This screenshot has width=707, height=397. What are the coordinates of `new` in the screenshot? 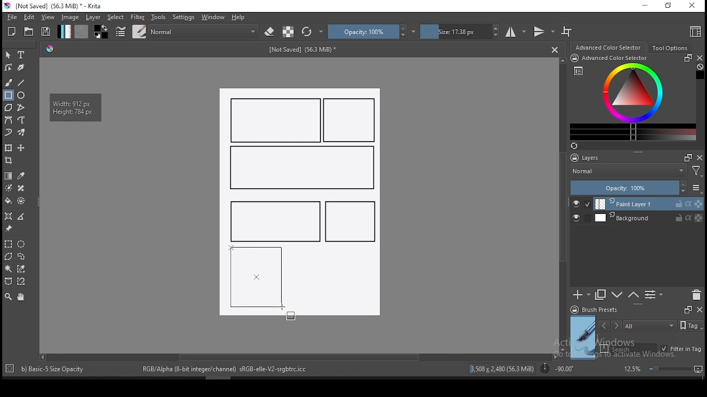 It's located at (12, 31).